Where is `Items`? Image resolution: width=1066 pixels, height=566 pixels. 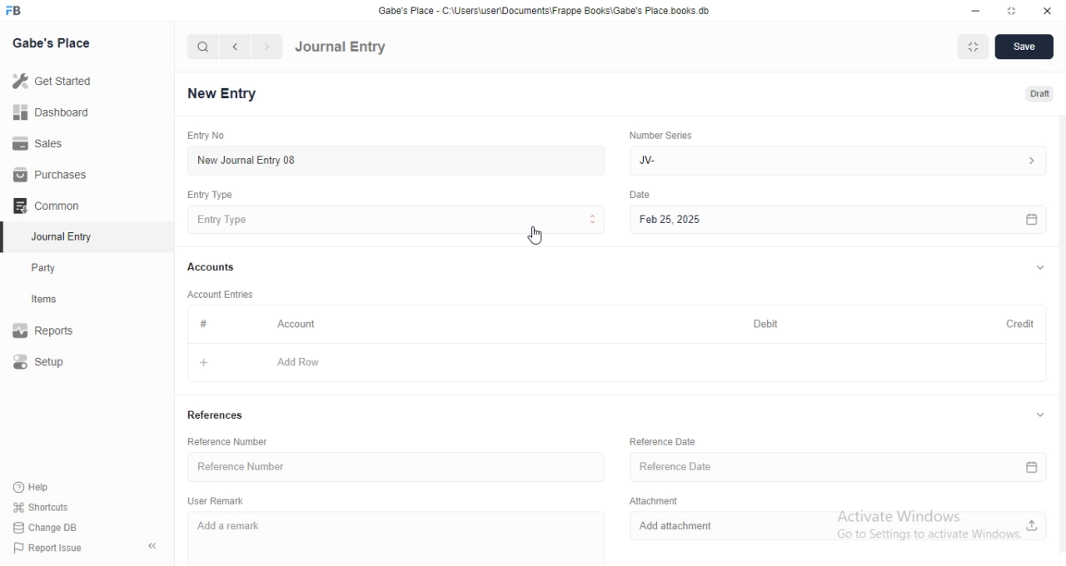 Items is located at coordinates (60, 300).